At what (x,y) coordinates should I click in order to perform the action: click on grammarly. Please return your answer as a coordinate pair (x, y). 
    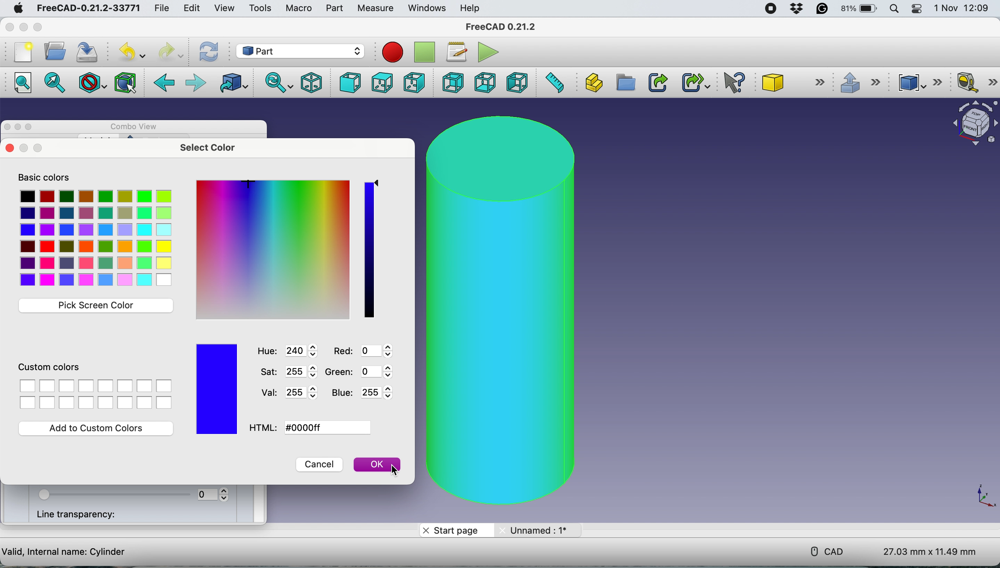
    Looking at the image, I should click on (822, 10).